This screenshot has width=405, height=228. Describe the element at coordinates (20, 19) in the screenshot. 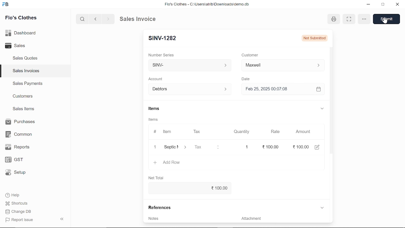

I see `Flo's Clothes` at that location.